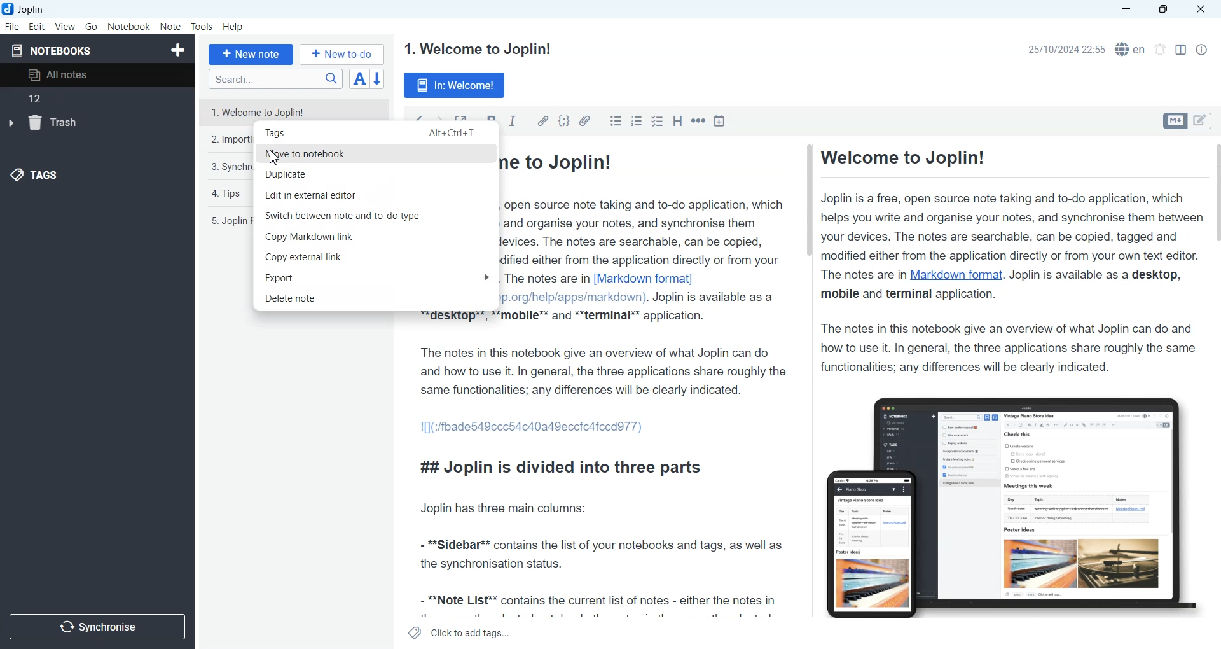 This screenshot has height=649, width=1221. I want to click on # Welcome to Joplin!

Joplin is a free, open source note taking and to-do application, which
helps you write and organise your notes, and synchronise them
between your devices. The notes are searchable, can be copied,
tagged and modified either from the application directly or from your
own text editor. The notes are in [Markdown format]
(https://joplinapp.org/help/apps/markdown). Joplin is available as a
**desktop**, **mobile** and **terminal** application.

The notes in this notebook give an overview of what Joplin can do
and how to use it. In general, the three applications share roughly the
same functionalities; any differences will be clearly indicated.
1[](:/fbade549ccc54c40a49eccicafccdd77)

## Joplin is divided into three parts

Joplin has three main columns:

- **Sidebar** contains the list of your notebooks and tags, as well as
the synchronisation status.

- **Note List** contains the current list of notes - either the notes in, so click(602, 467).